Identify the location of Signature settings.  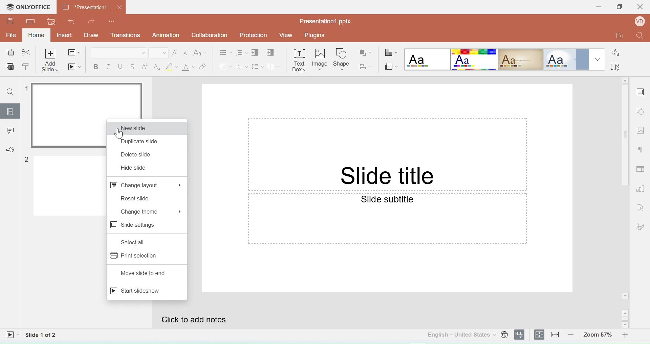
(642, 226).